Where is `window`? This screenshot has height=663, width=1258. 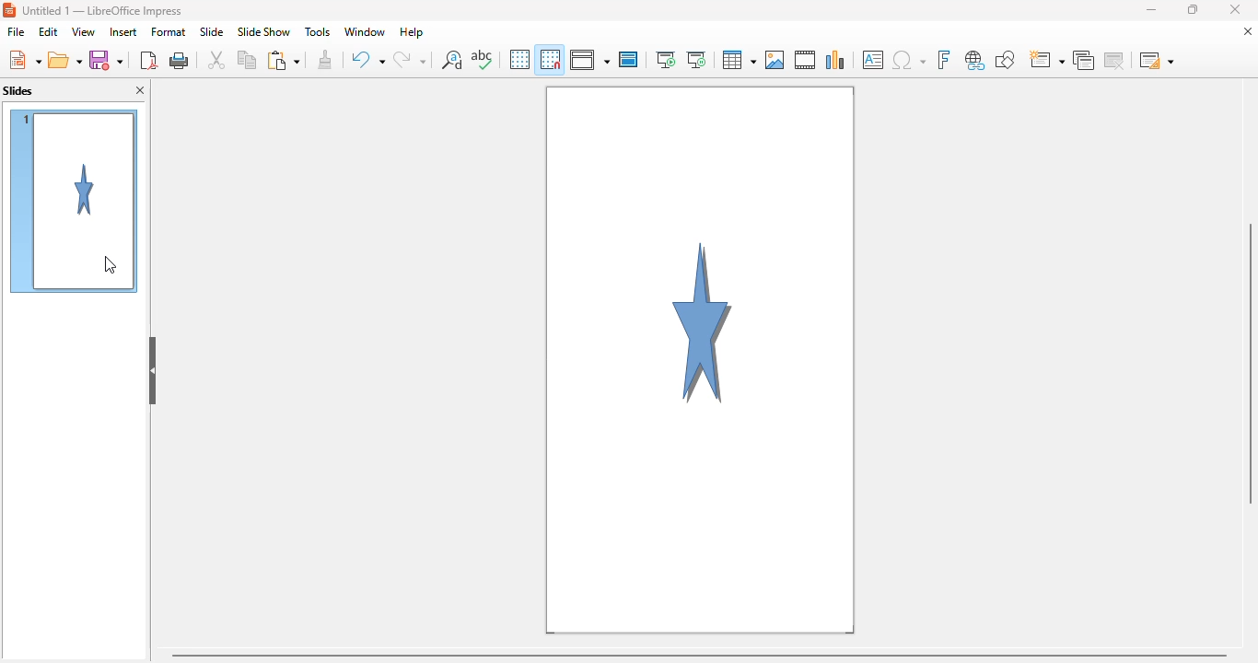
window is located at coordinates (363, 32).